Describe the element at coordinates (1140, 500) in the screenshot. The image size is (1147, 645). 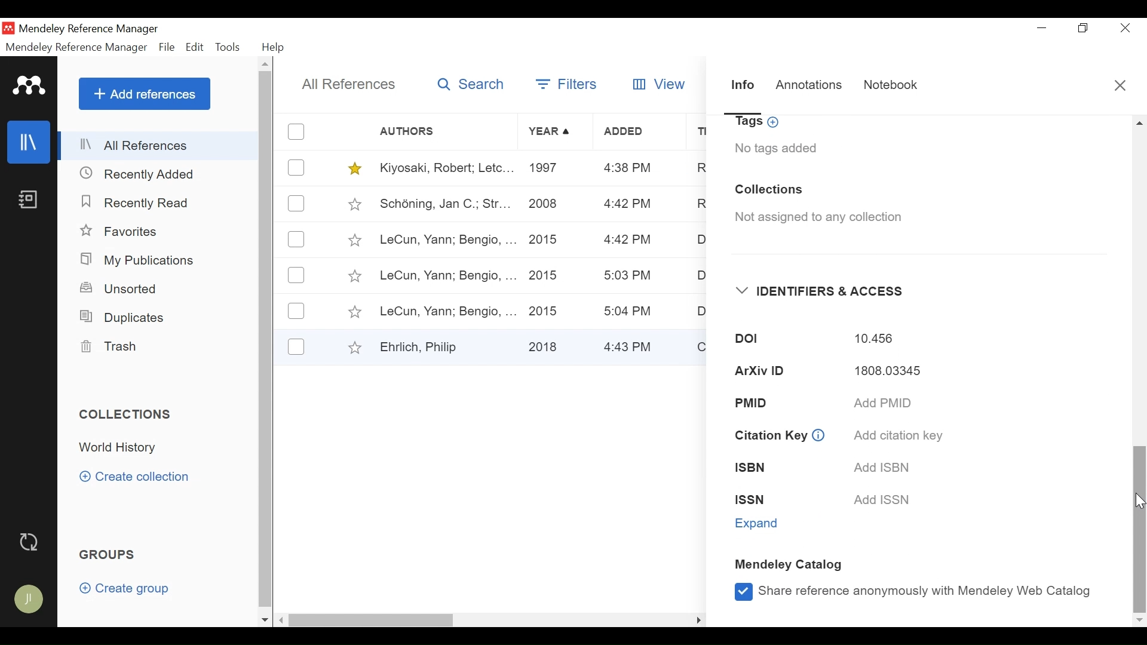
I see `Cursor` at that location.